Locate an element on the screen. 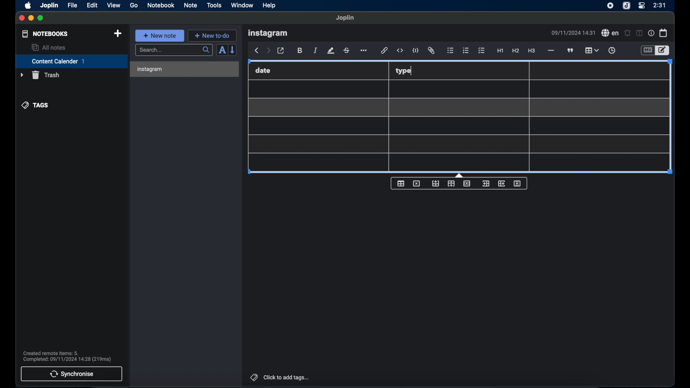  heading 1 is located at coordinates (500, 51).